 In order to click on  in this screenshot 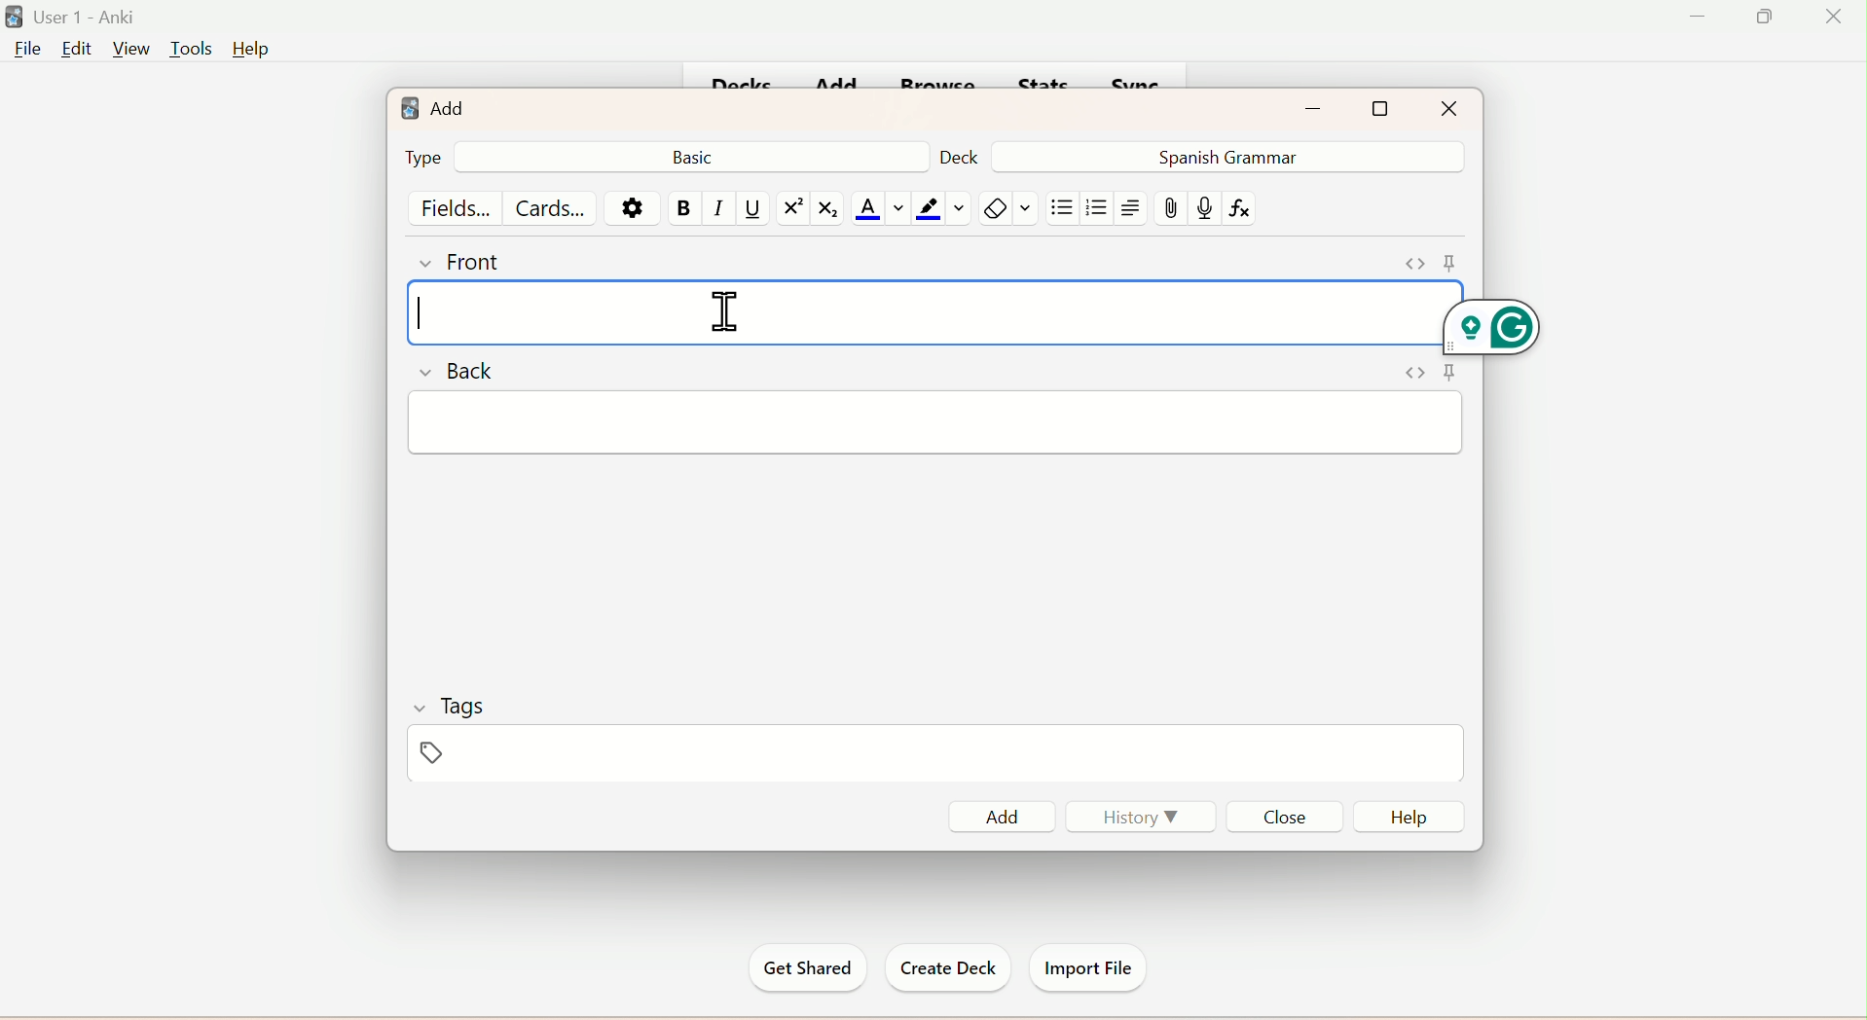, I will do `click(1524, 322)`.